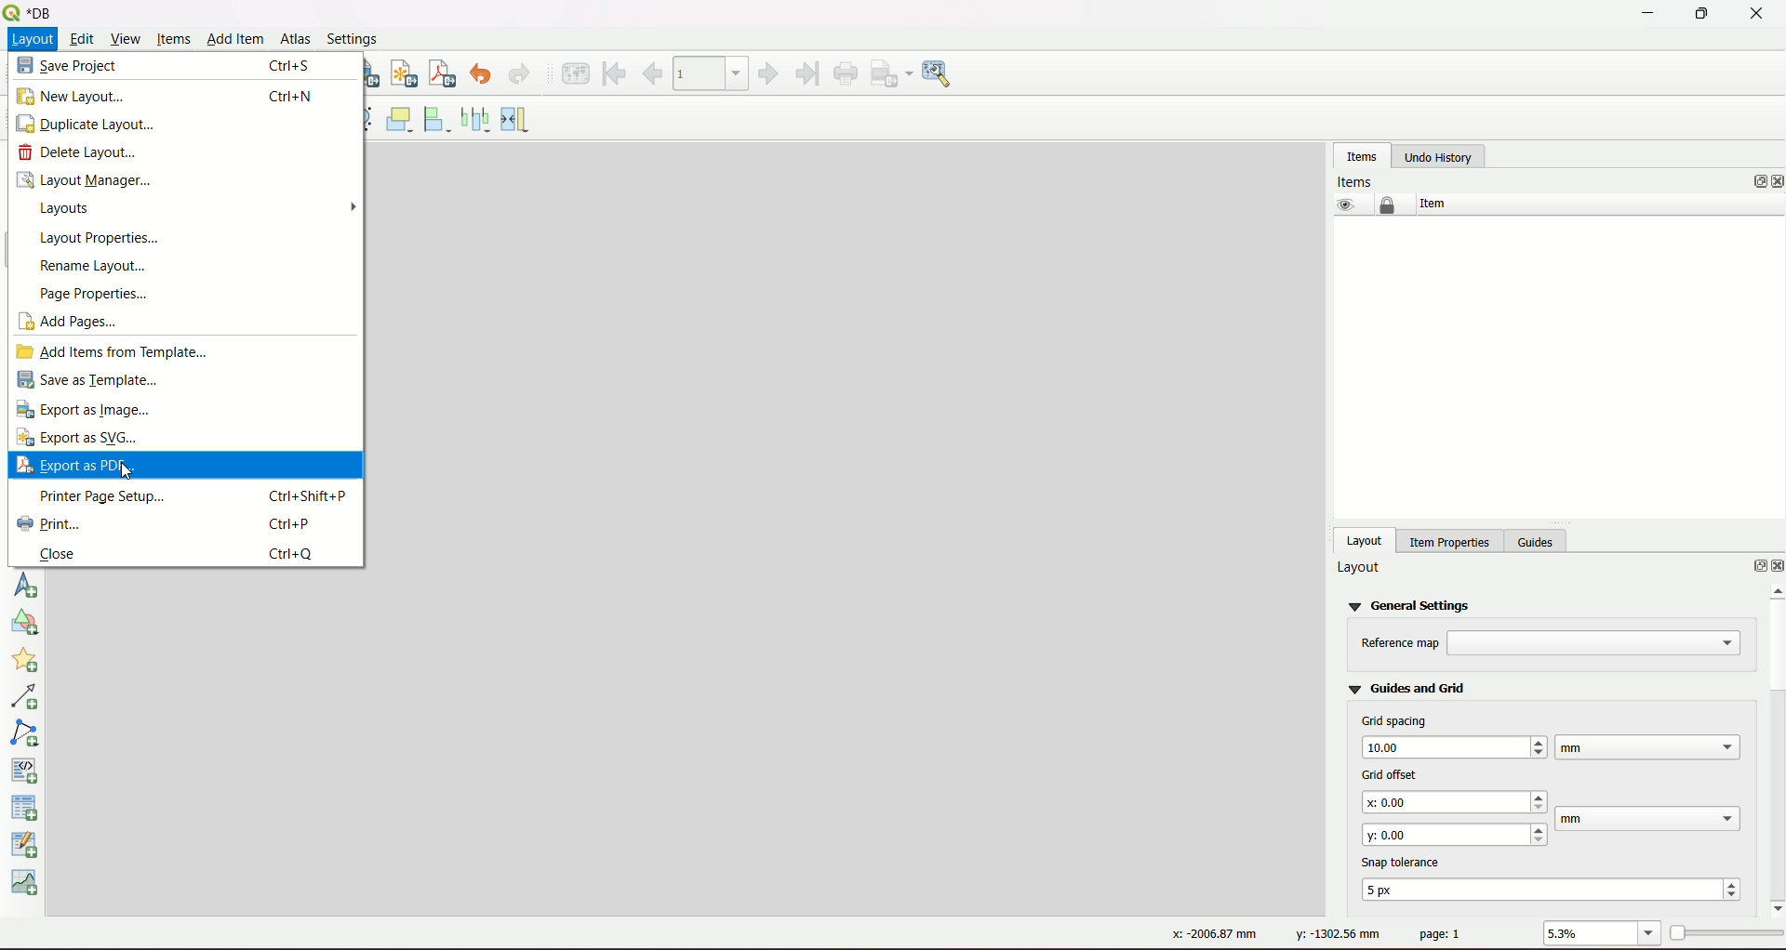  What do you see at coordinates (1438, 157) in the screenshot?
I see `undo history` at bounding box center [1438, 157].